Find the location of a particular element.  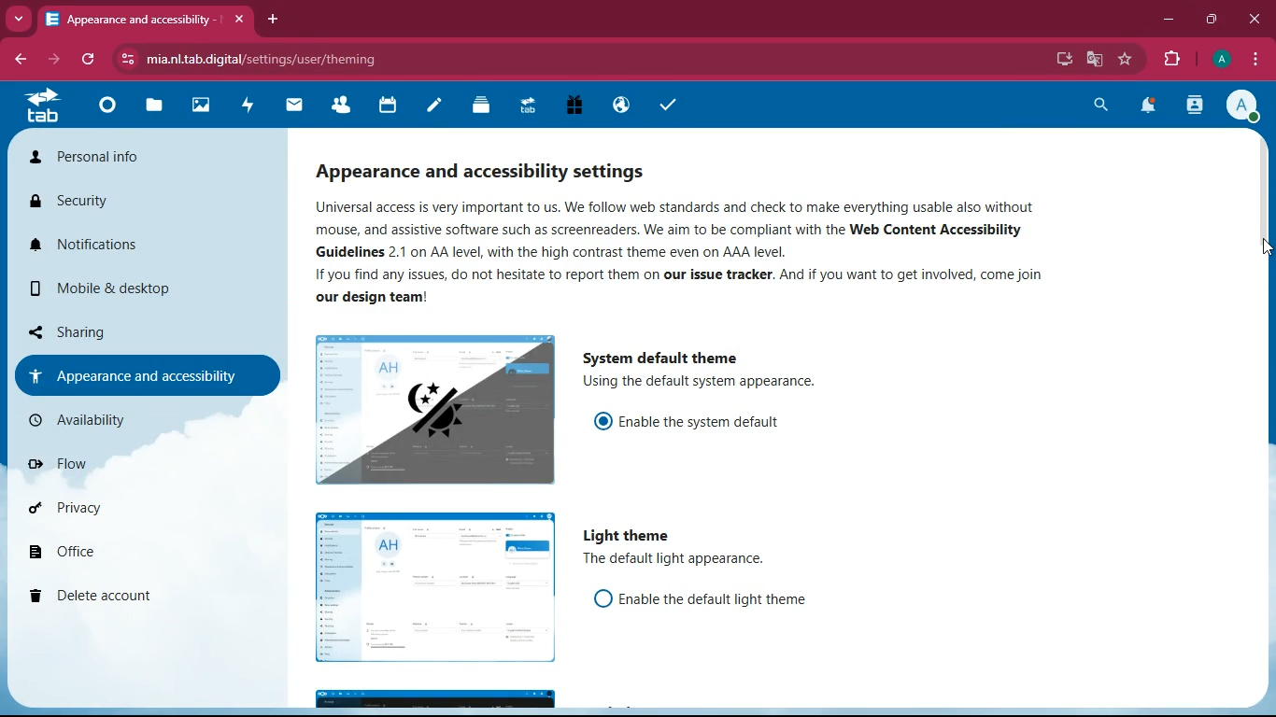

files is located at coordinates (151, 108).